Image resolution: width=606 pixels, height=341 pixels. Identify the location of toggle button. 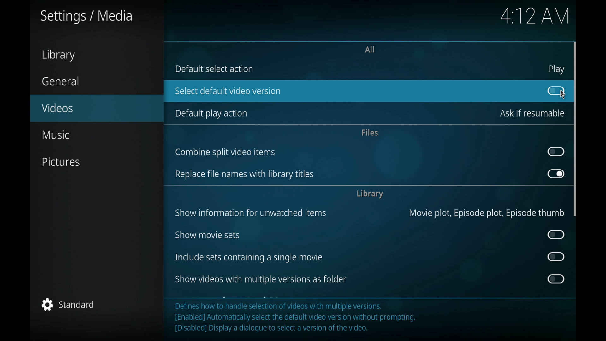
(555, 91).